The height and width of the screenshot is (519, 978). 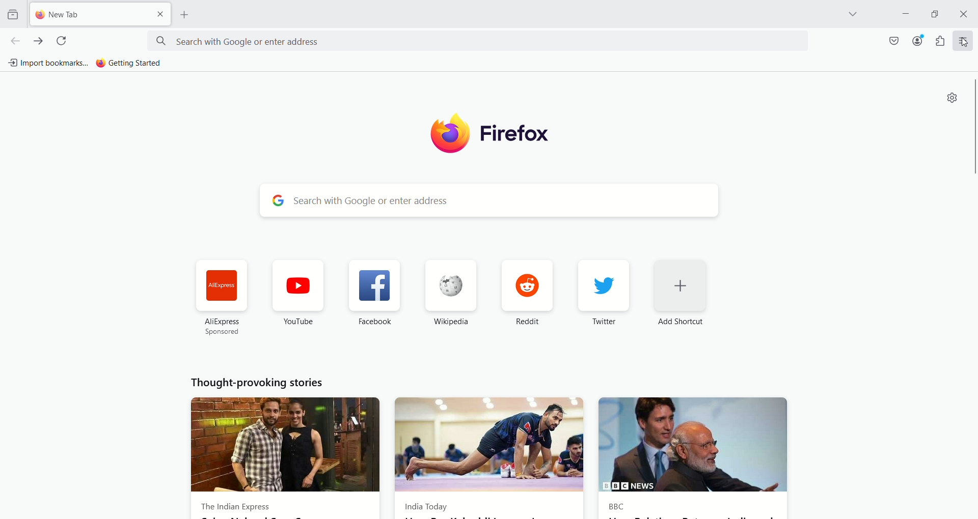 What do you see at coordinates (305, 293) in the screenshot?
I see `Youtube` at bounding box center [305, 293].